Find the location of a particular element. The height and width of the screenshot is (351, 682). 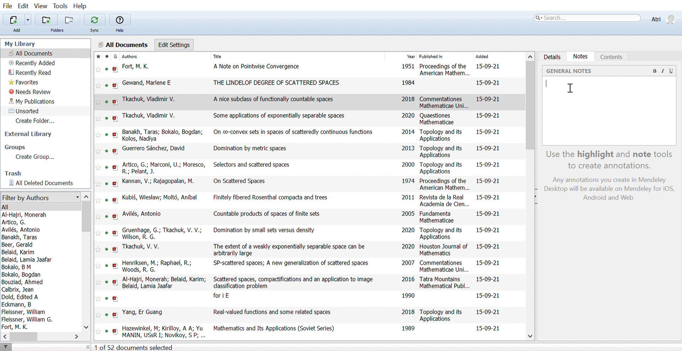

Coments is located at coordinates (612, 57).